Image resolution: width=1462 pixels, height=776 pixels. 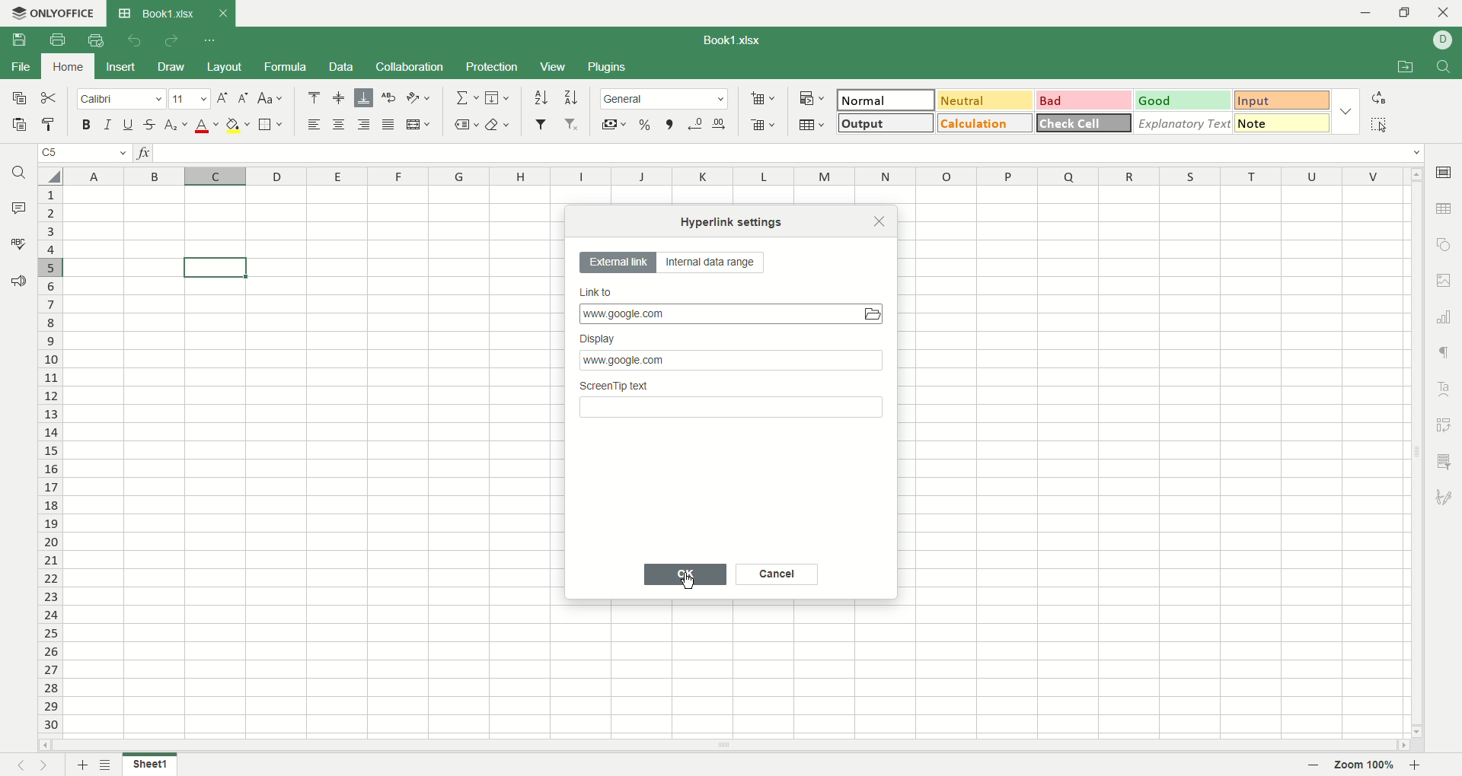 What do you see at coordinates (204, 127) in the screenshot?
I see `font color` at bounding box center [204, 127].